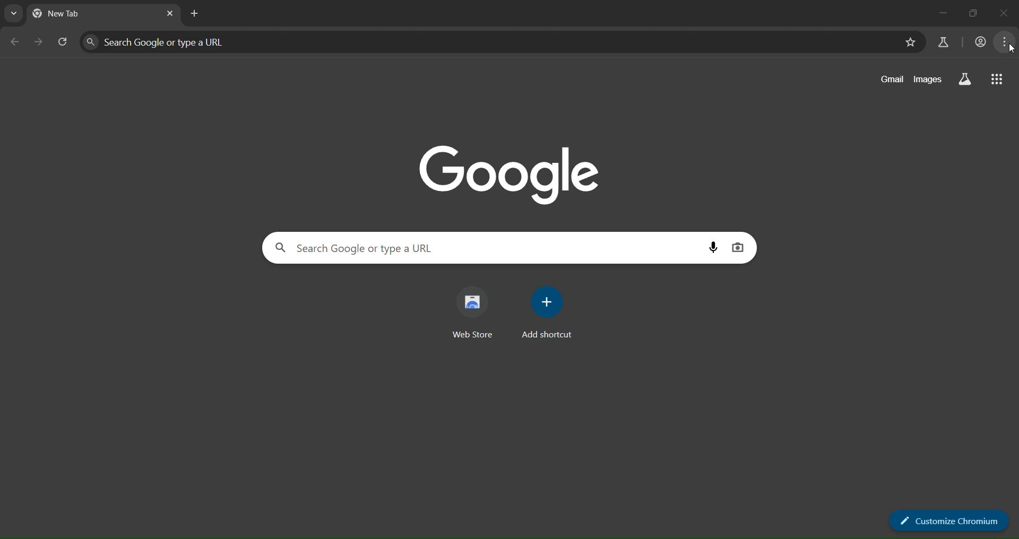 The height and width of the screenshot is (539, 1019). What do you see at coordinates (472, 311) in the screenshot?
I see `web store` at bounding box center [472, 311].